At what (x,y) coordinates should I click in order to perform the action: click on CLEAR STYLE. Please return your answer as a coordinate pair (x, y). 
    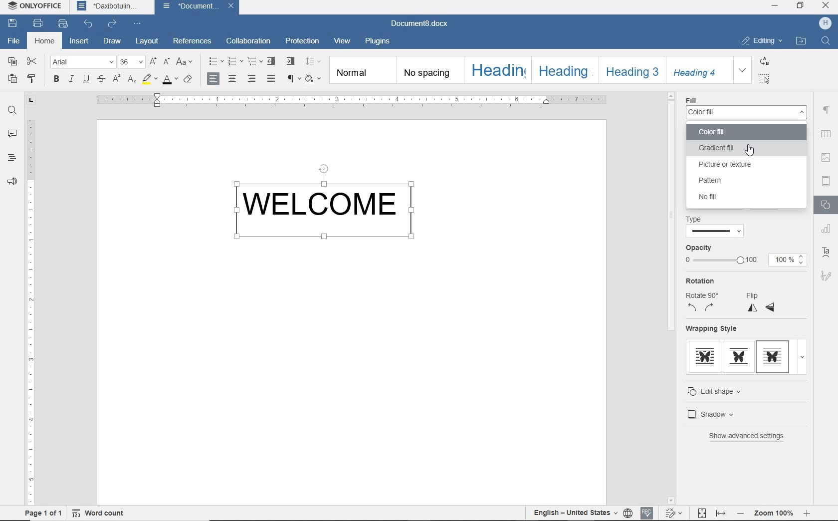
    Looking at the image, I should click on (188, 79).